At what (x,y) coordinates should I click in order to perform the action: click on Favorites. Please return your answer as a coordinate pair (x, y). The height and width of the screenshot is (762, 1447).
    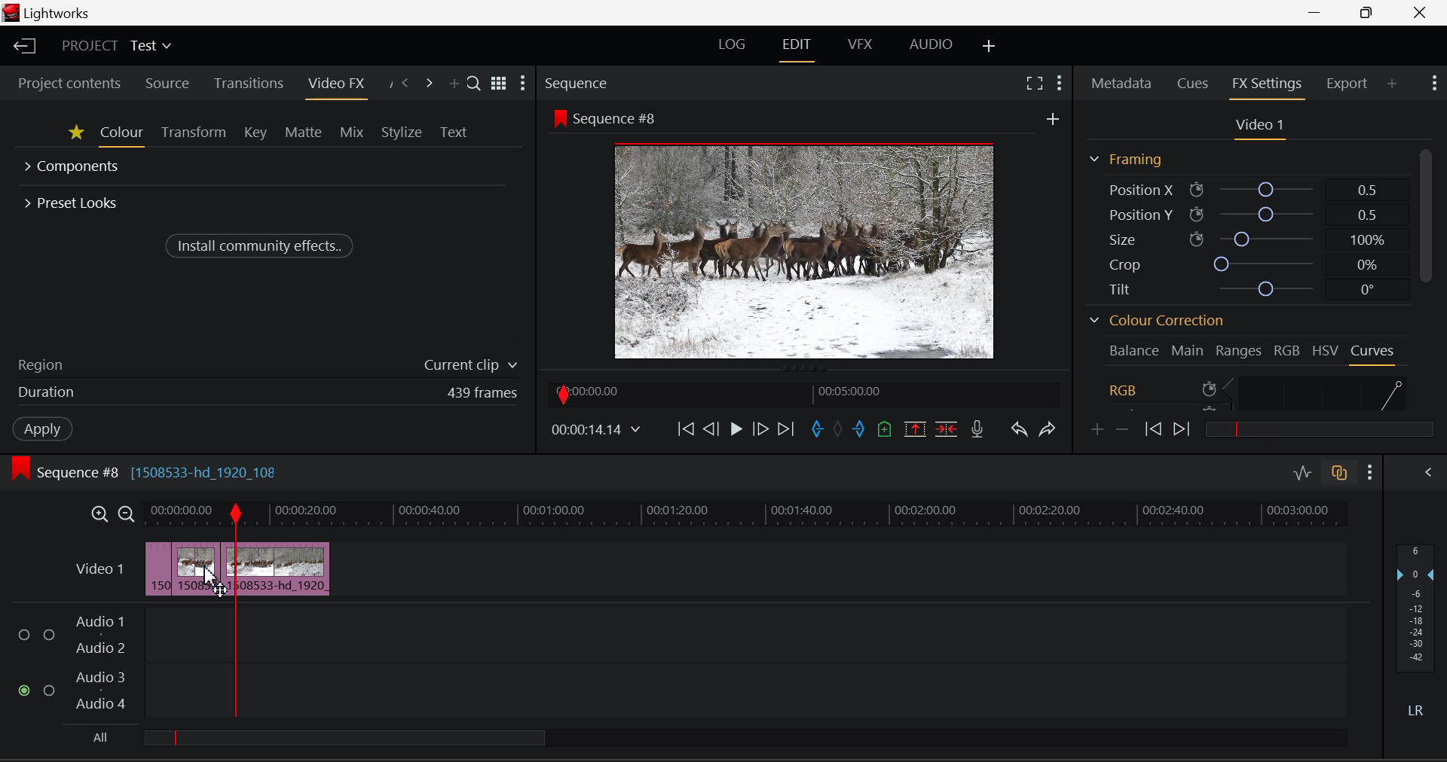
    Looking at the image, I should click on (75, 135).